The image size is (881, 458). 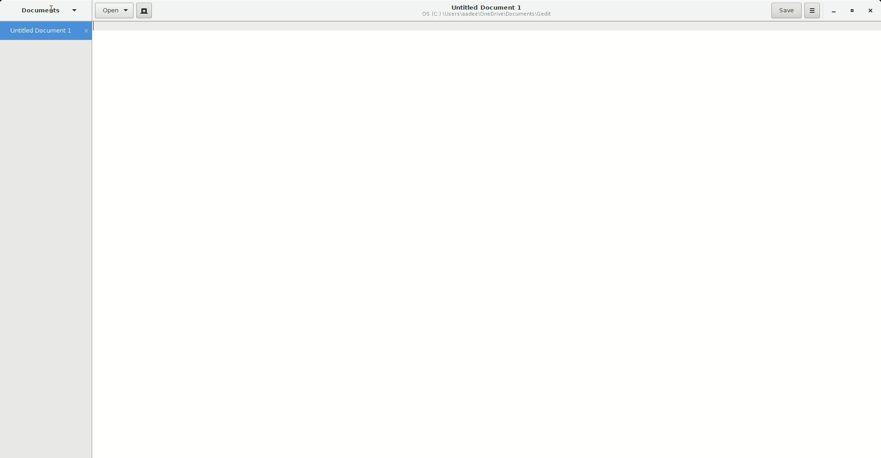 What do you see at coordinates (831, 11) in the screenshot?
I see `Minimize` at bounding box center [831, 11].